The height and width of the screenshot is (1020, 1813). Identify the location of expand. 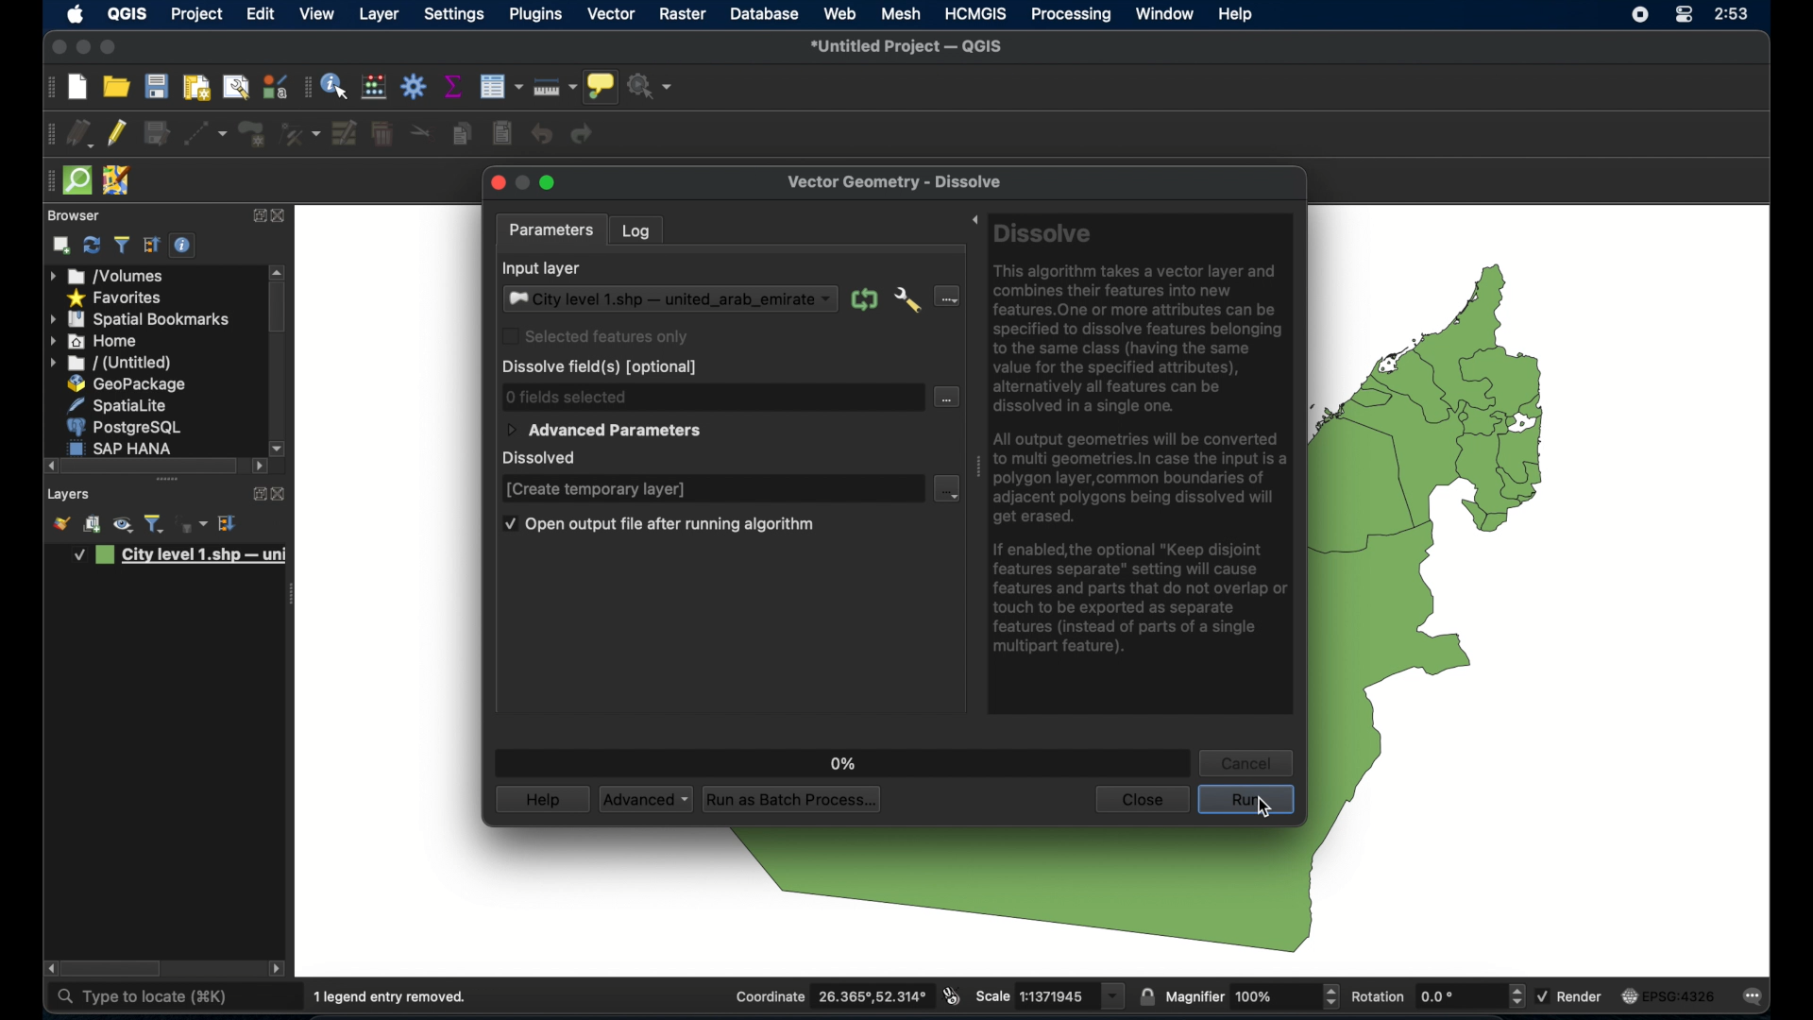
(257, 213).